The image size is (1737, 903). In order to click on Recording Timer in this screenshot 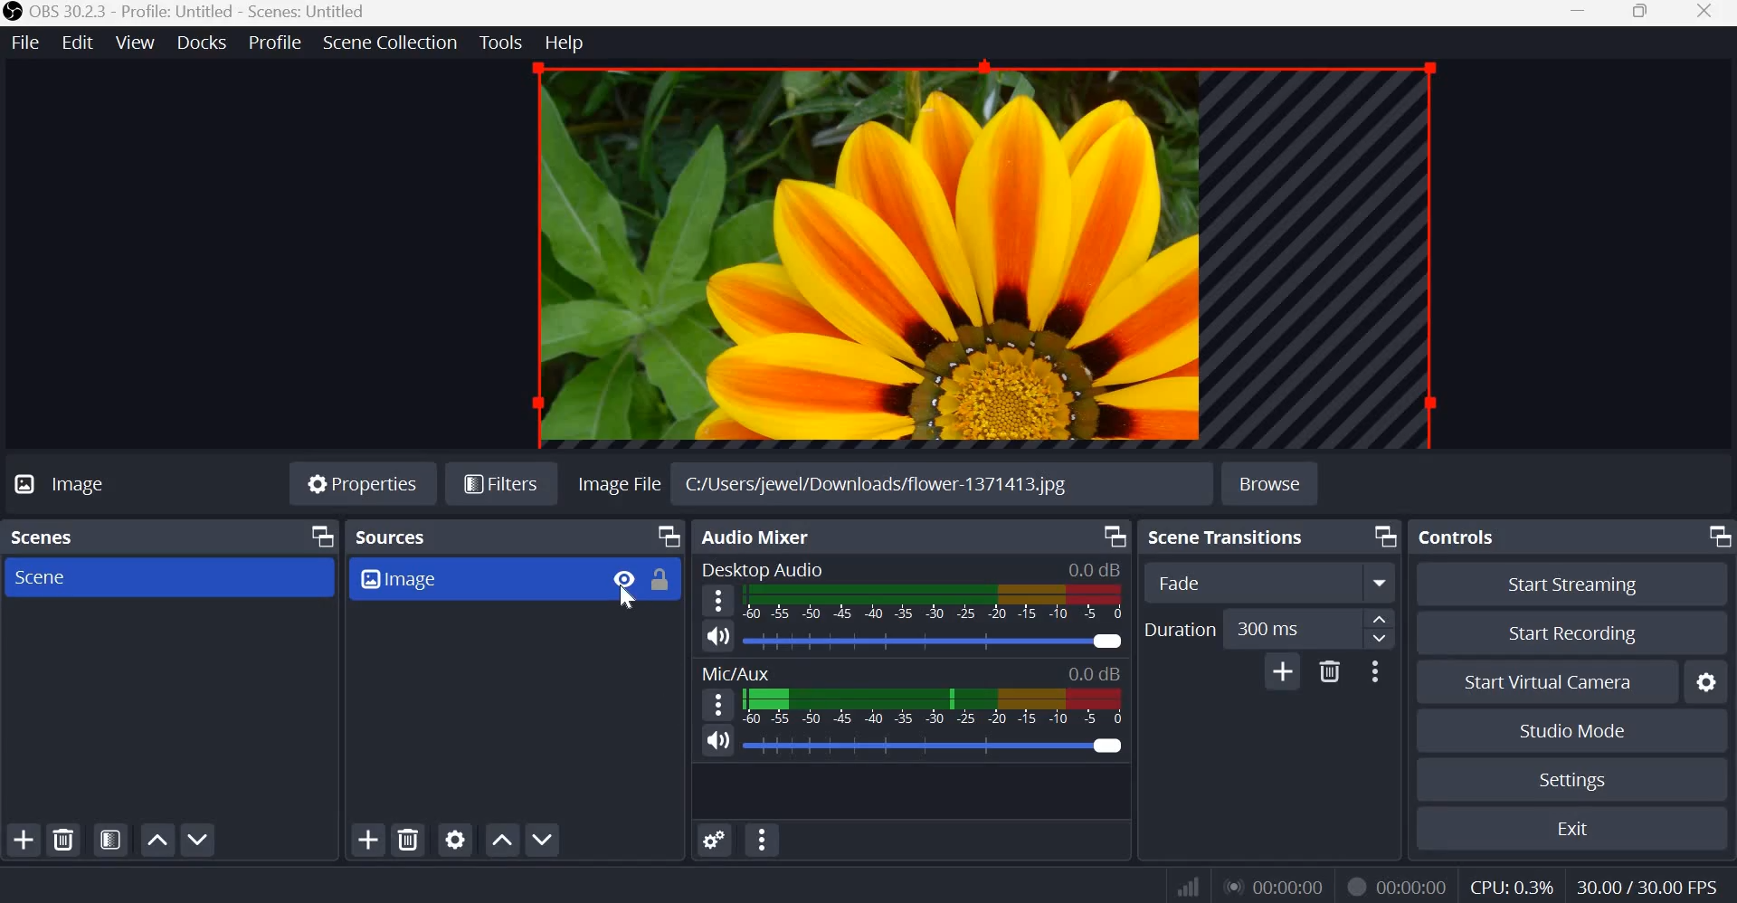, I will do `click(1413, 888)`.